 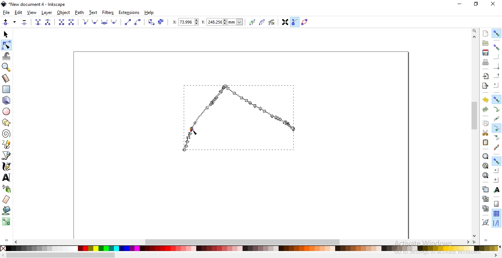 What do you see at coordinates (476, 4) in the screenshot?
I see `restore down` at bounding box center [476, 4].